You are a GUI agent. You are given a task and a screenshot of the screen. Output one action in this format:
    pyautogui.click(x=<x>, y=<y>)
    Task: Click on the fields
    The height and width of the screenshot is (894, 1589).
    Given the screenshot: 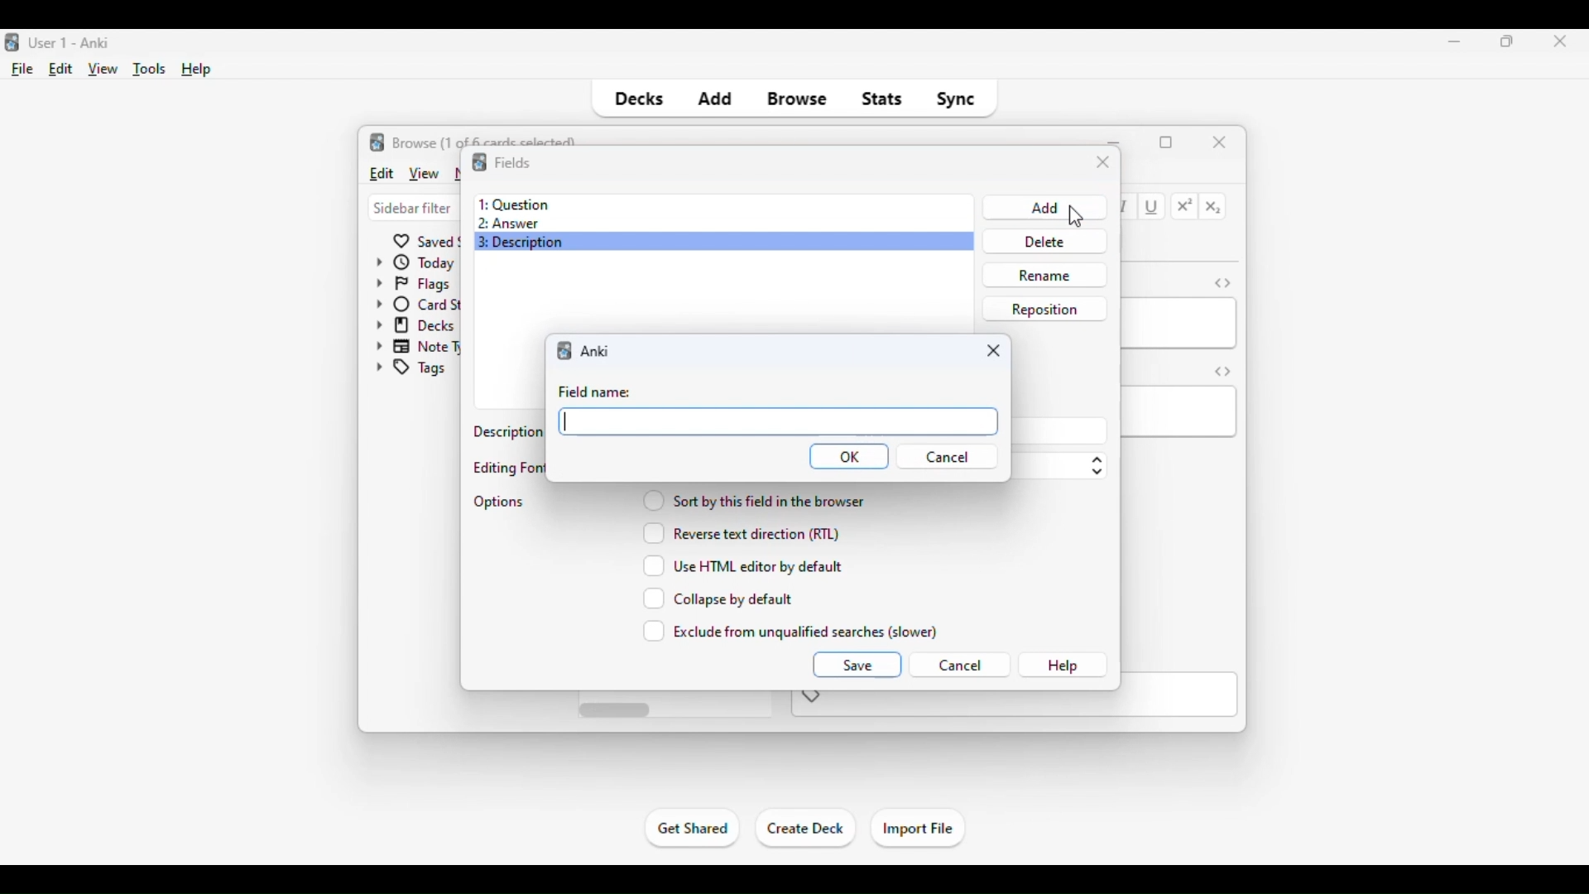 What is the action you would take?
    pyautogui.click(x=512, y=161)
    